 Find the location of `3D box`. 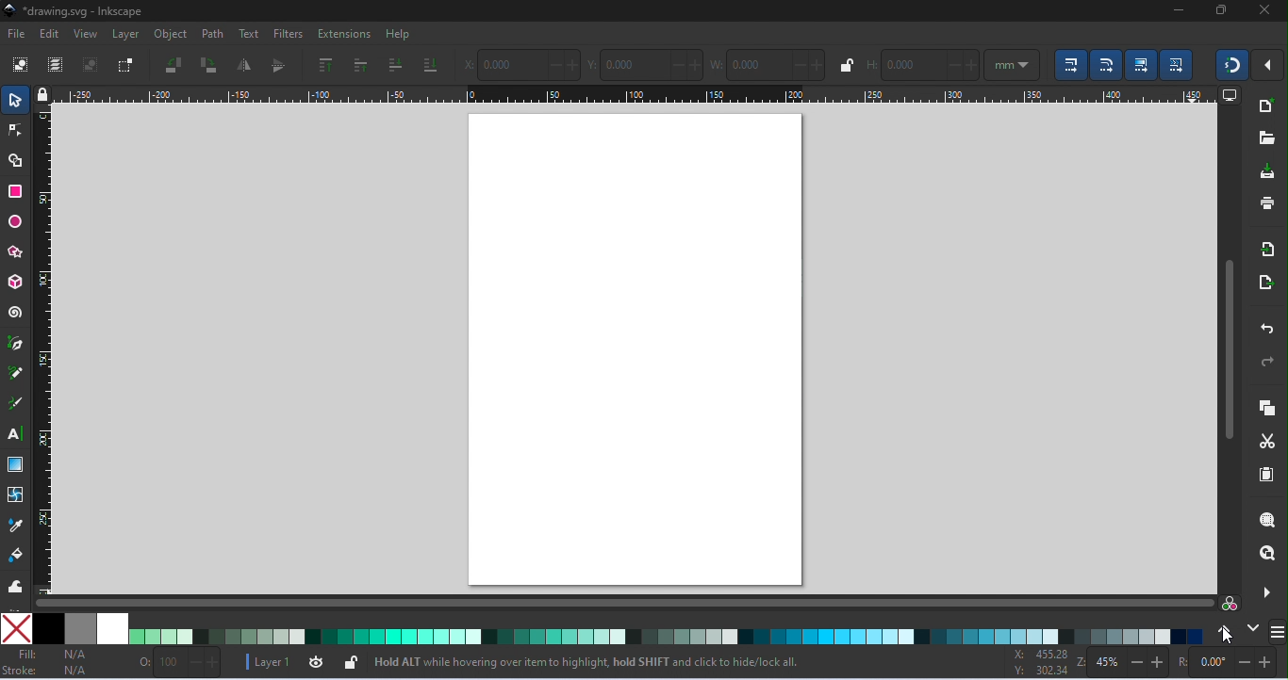

3D box is located at coordinates (17, 282).